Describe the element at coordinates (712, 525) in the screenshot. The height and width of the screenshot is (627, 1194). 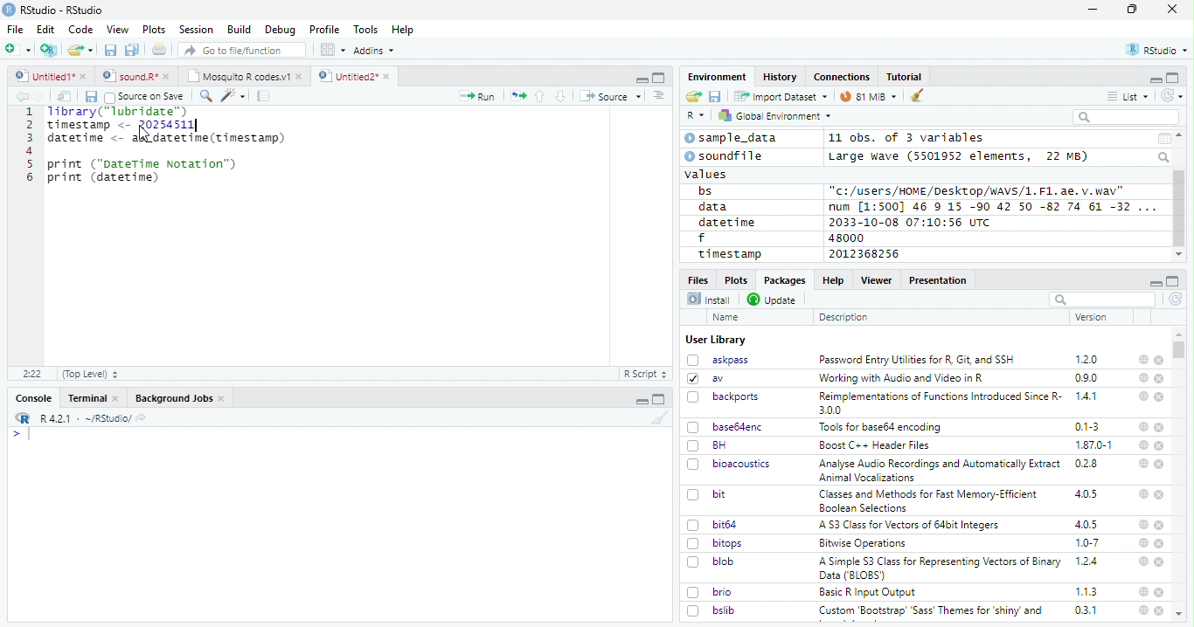
I see `bit64` at that location.